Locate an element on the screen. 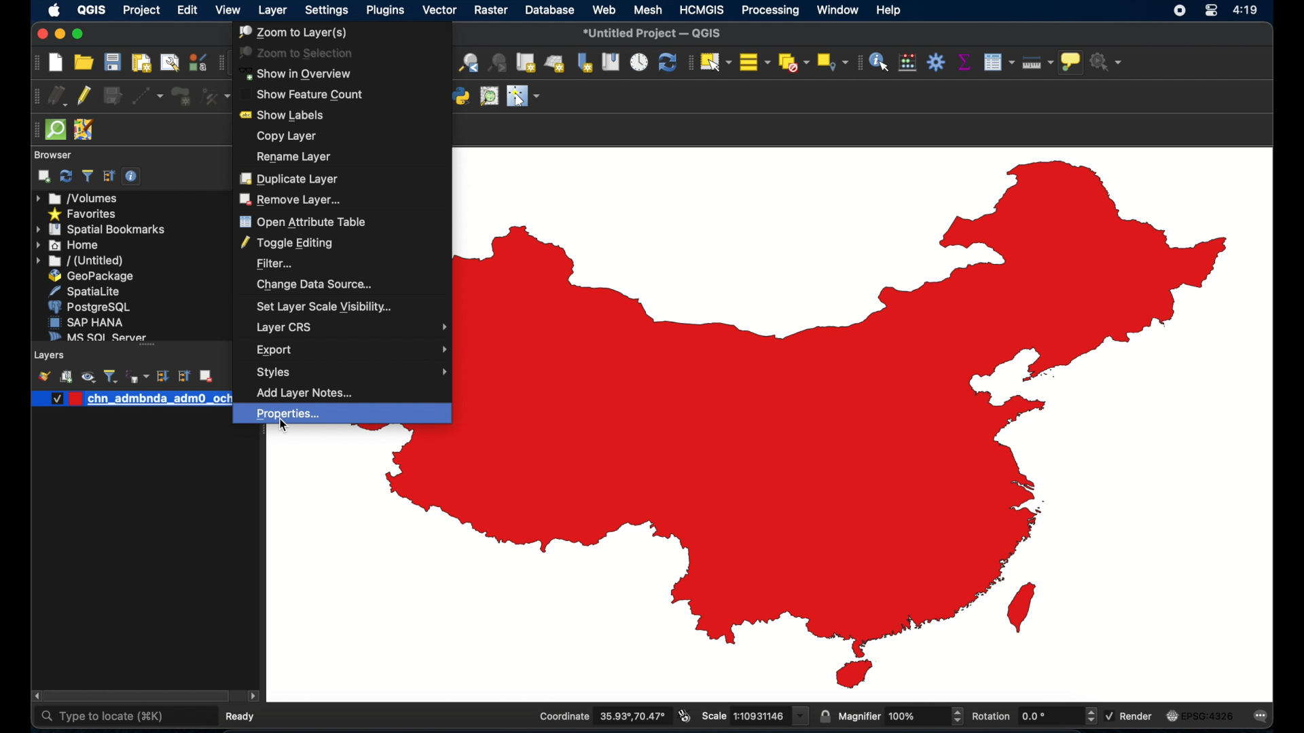 The width and height of the screenshot is (1304, 733). change data source is located at coordinates (314, 284).